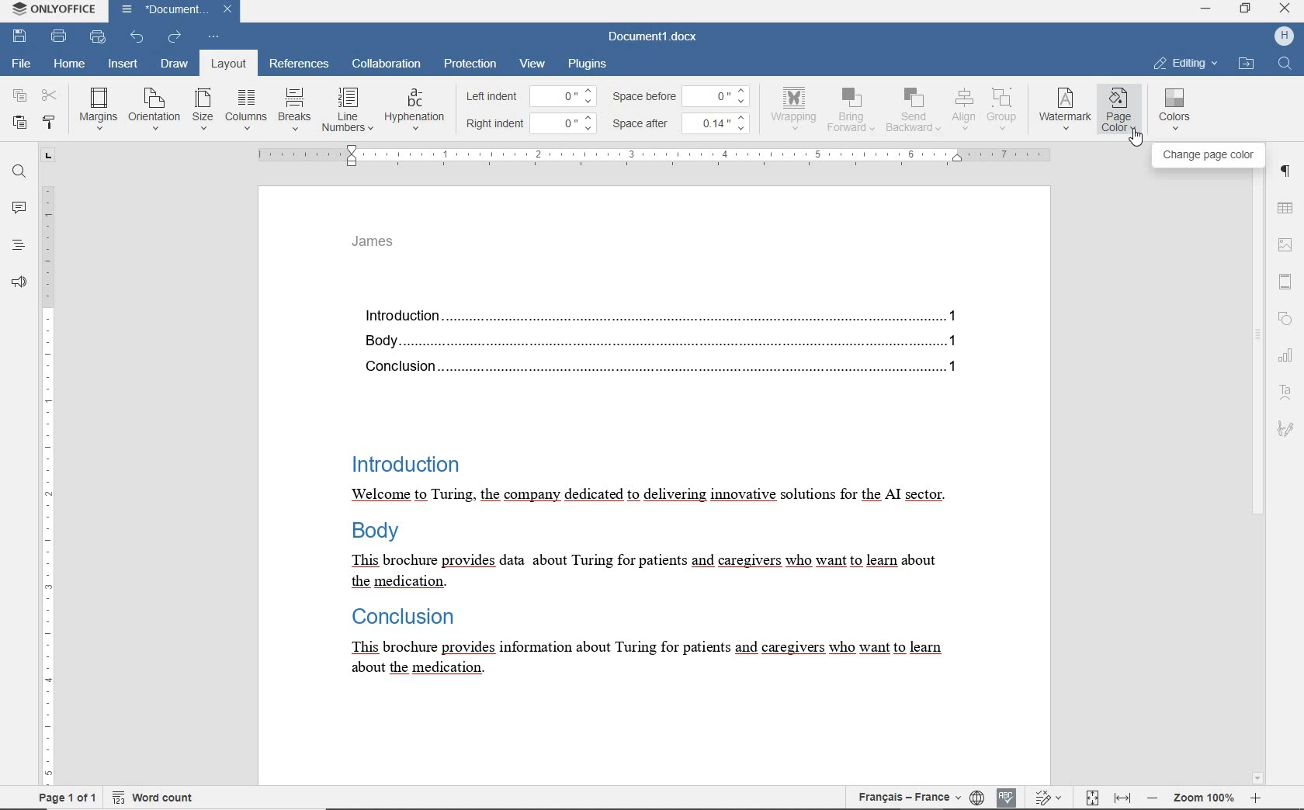  Describe the element at coordinates (910, 112) in the screenshot. I see `send backward` at that location.